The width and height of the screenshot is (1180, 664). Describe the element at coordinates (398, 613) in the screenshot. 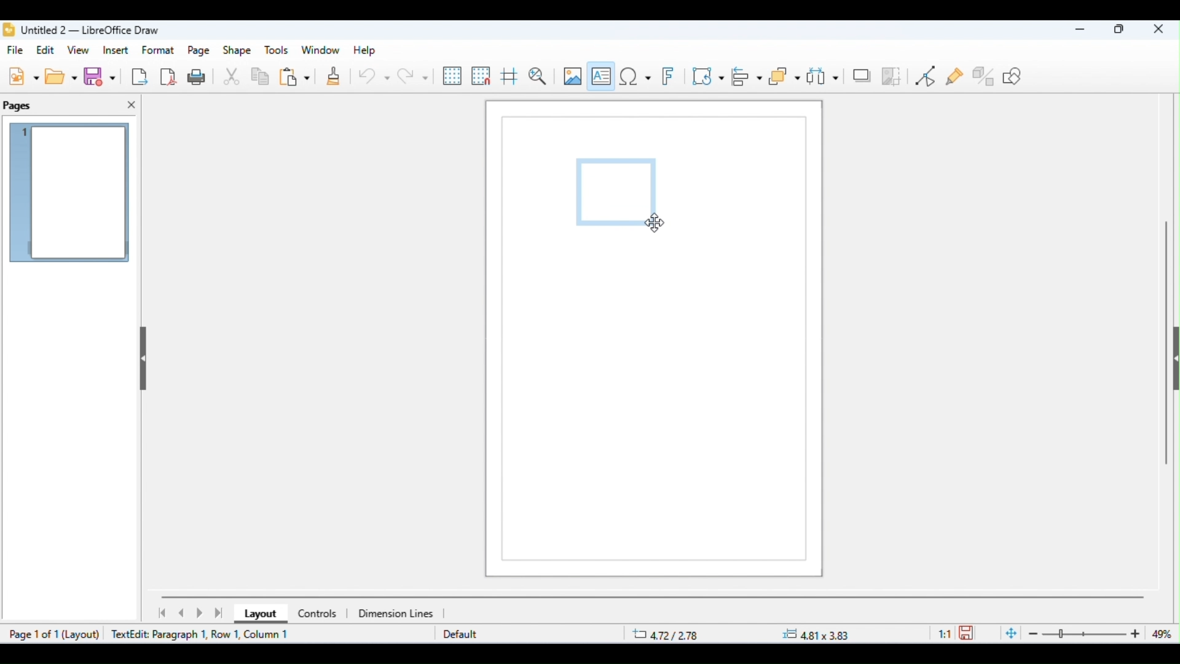

I see `dimensions line` at that location.